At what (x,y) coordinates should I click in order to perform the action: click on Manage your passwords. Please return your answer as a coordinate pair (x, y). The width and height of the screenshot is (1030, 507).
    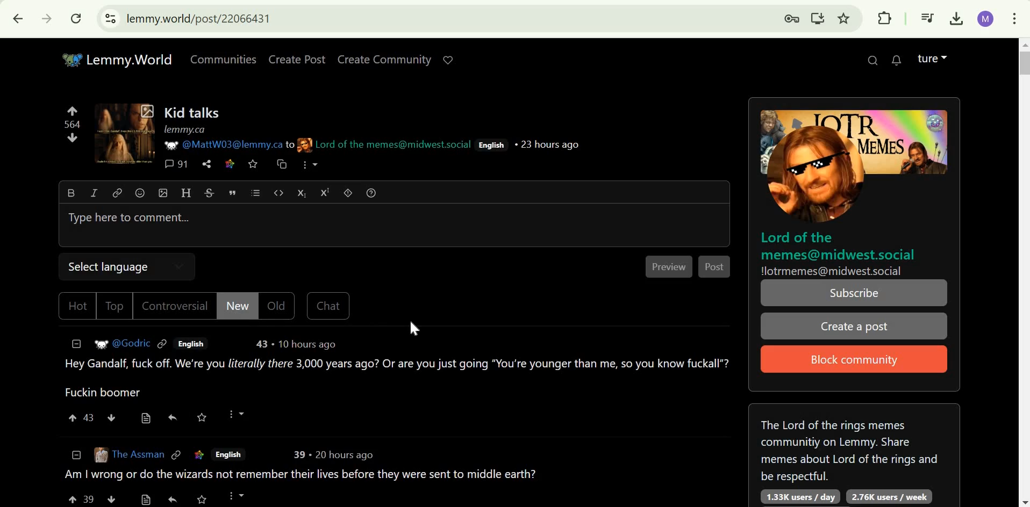
    Looking at the image, I should click on (791, 19).